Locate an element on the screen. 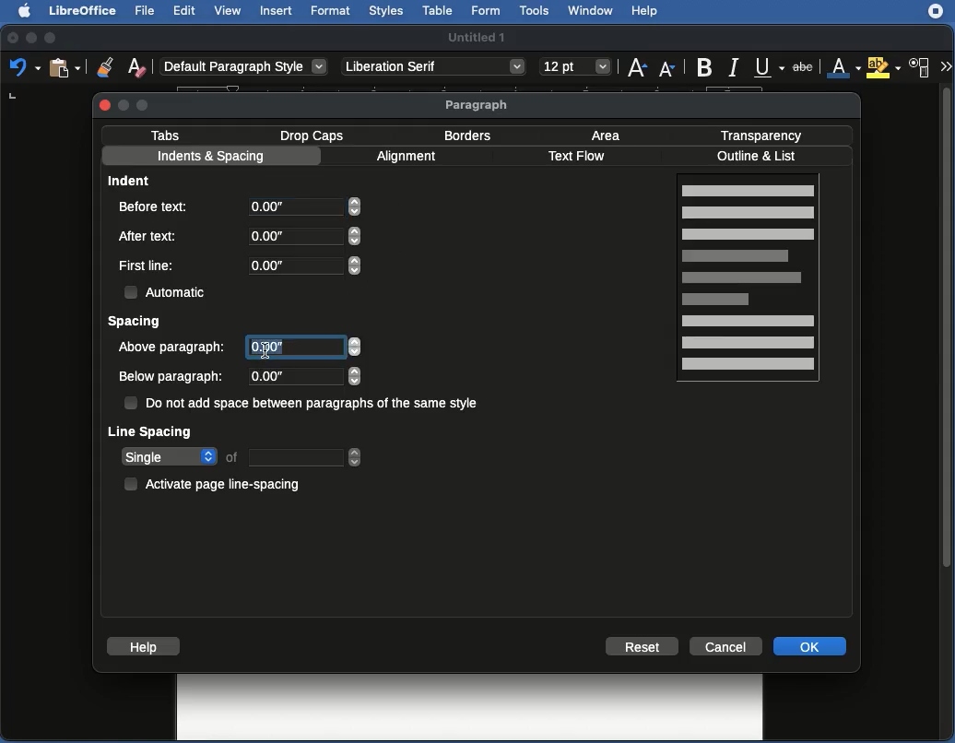 This screenshot has width=955, height=743. Character is located at coordinates (920, 68).